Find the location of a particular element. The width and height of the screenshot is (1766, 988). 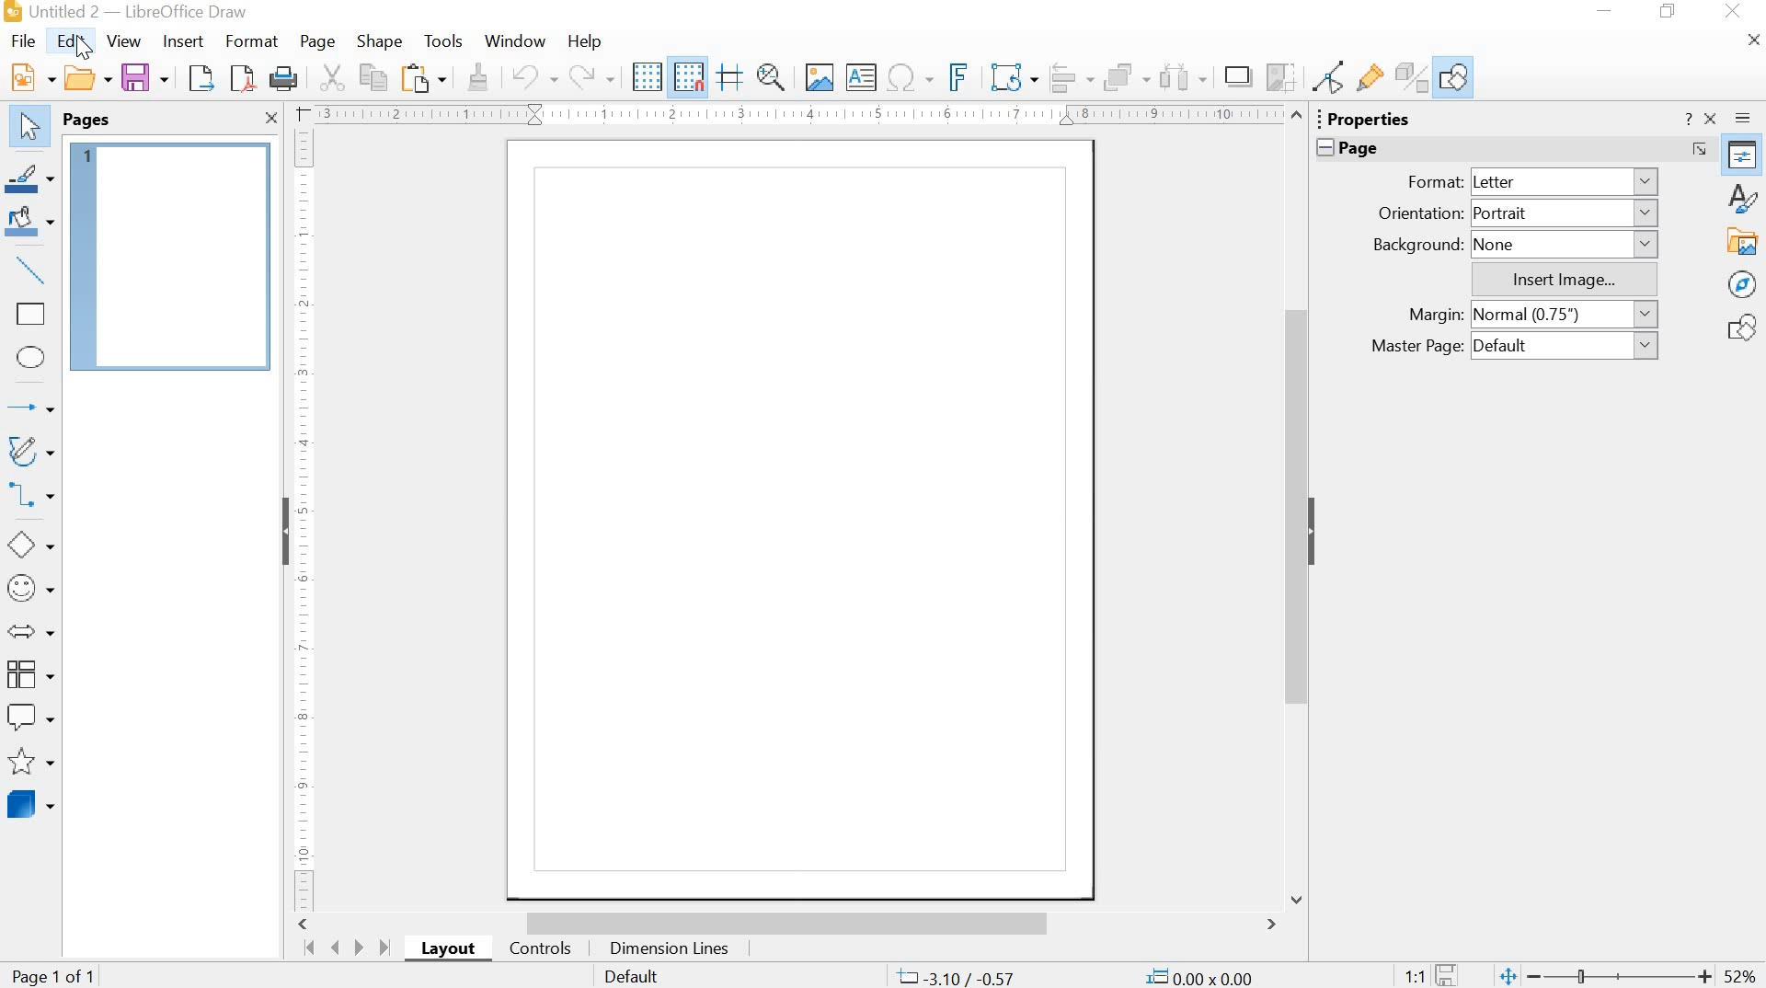

Cut is located at coordinates (330, 77).